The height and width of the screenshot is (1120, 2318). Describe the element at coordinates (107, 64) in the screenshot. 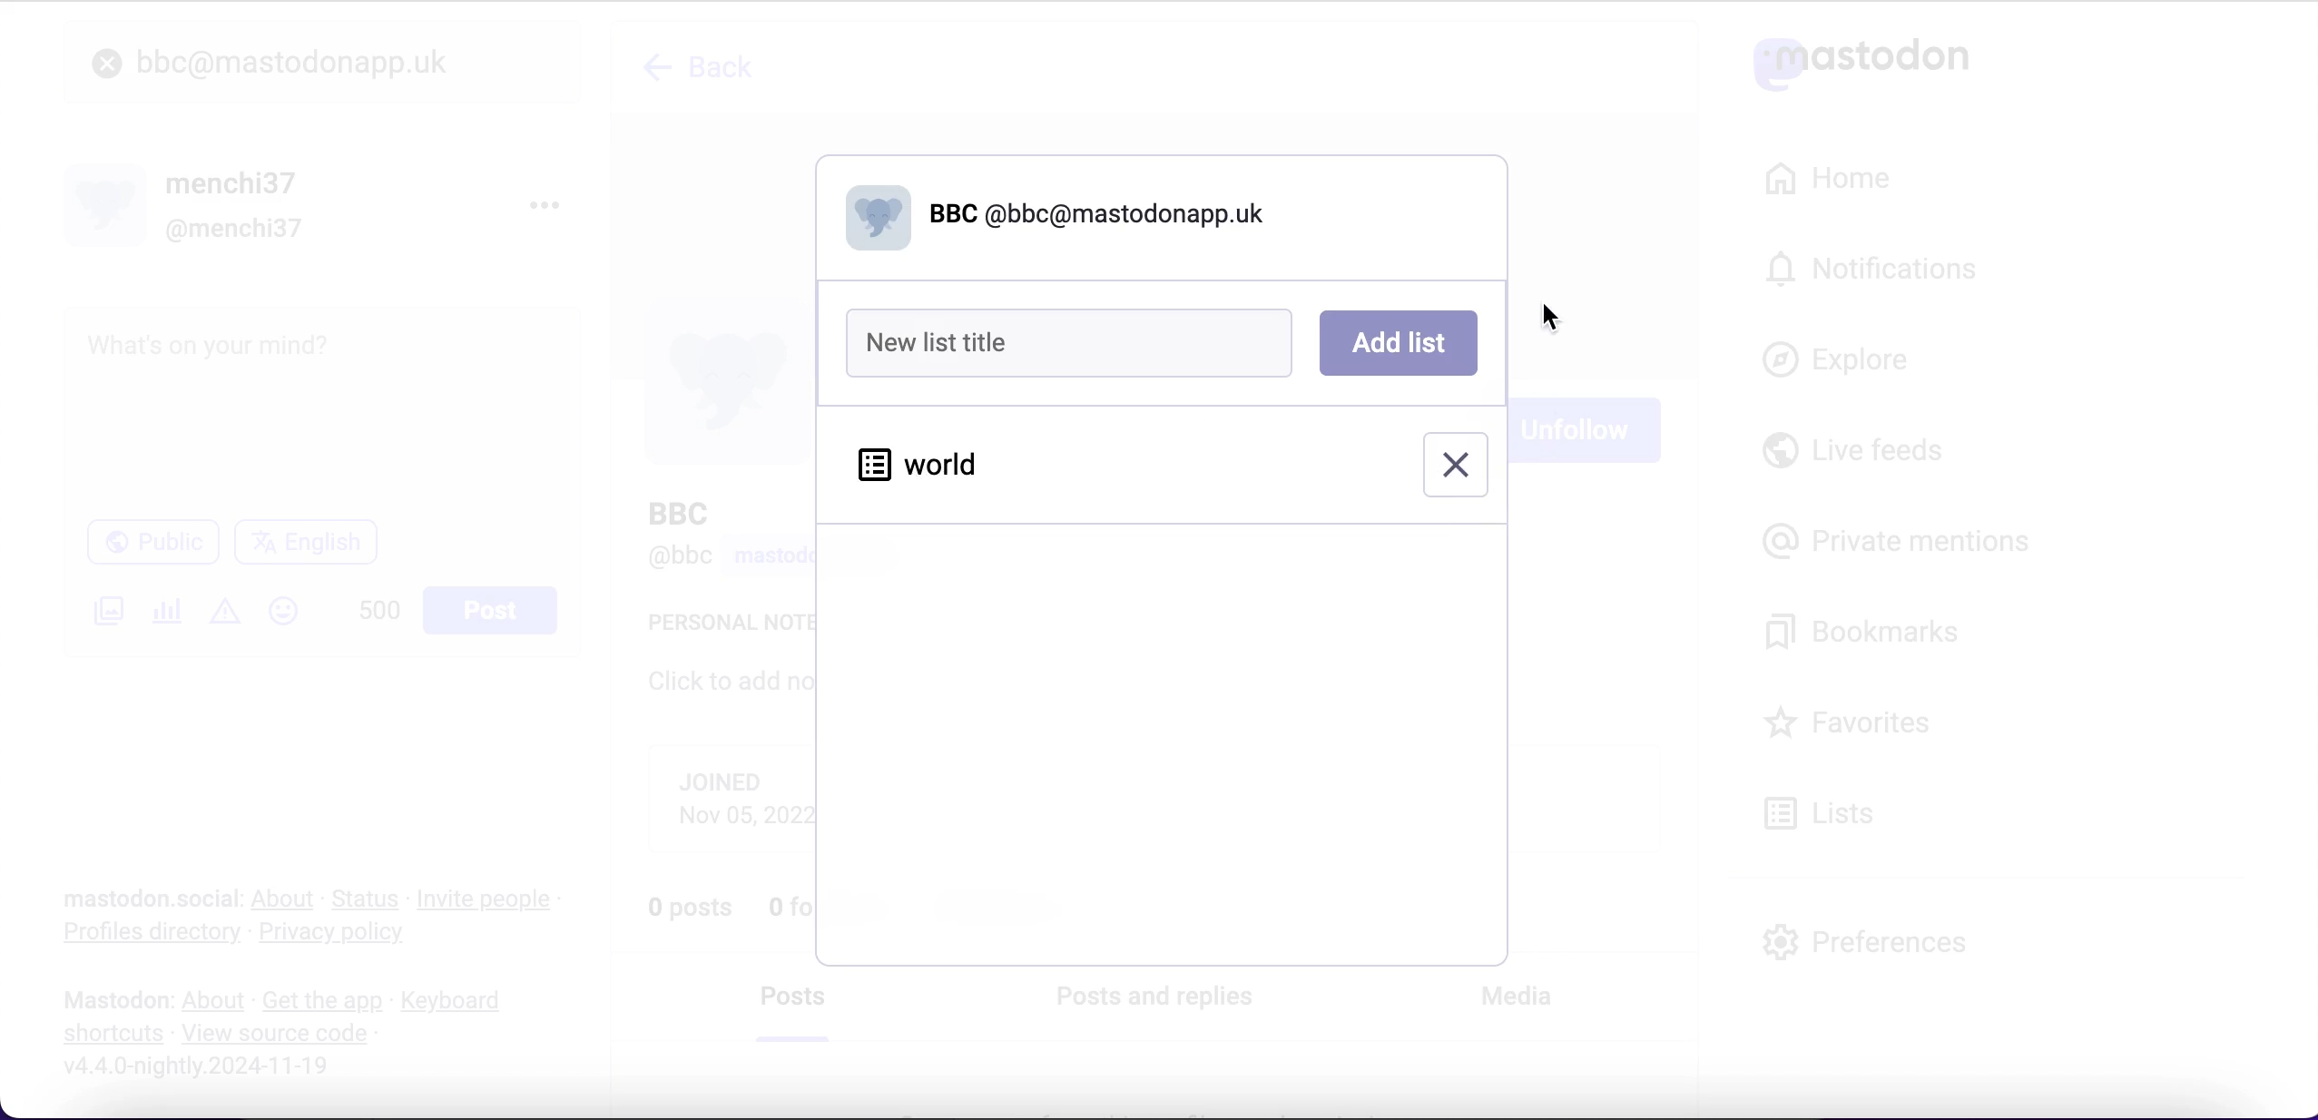

I see `close` at that location.